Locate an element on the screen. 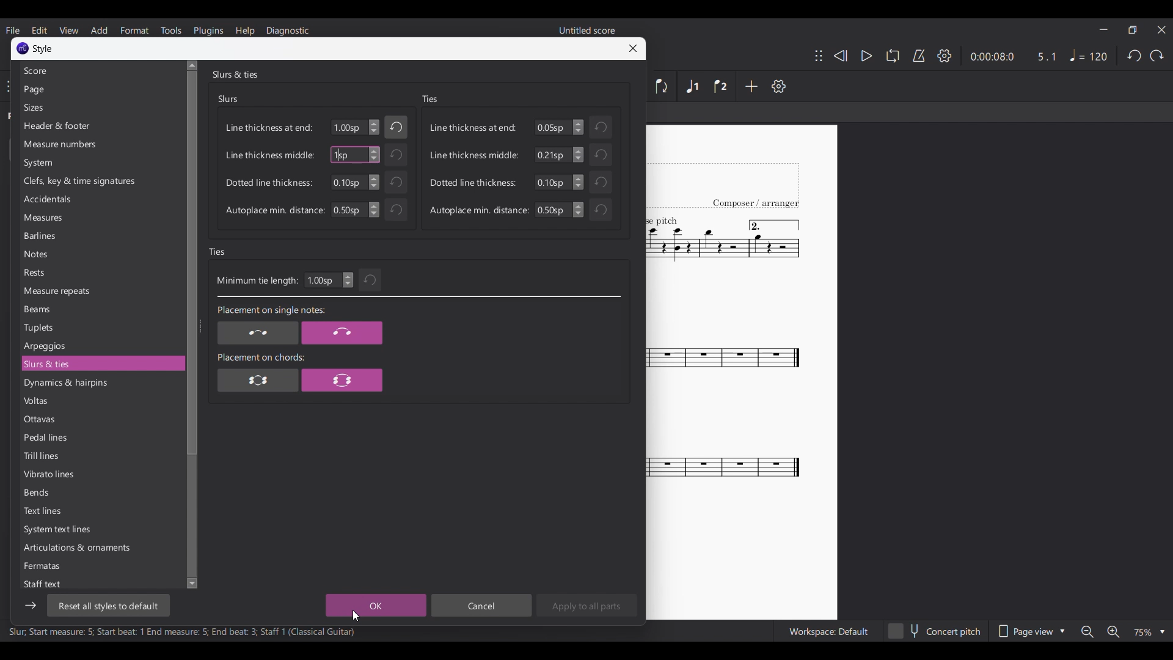  Increase/Decrease dotted line thickness is located at coordinates (374, 182).